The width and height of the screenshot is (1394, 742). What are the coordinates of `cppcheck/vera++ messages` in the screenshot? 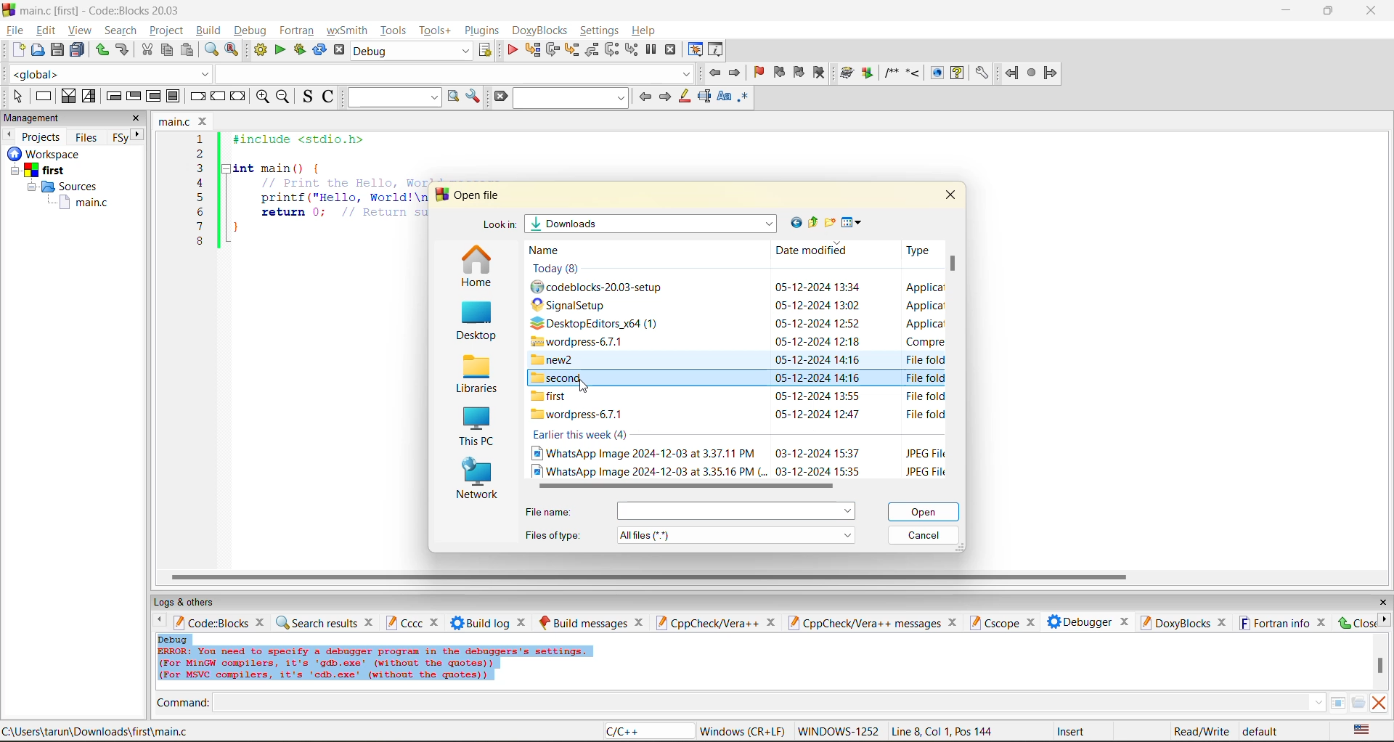 It's located at (863, 623).